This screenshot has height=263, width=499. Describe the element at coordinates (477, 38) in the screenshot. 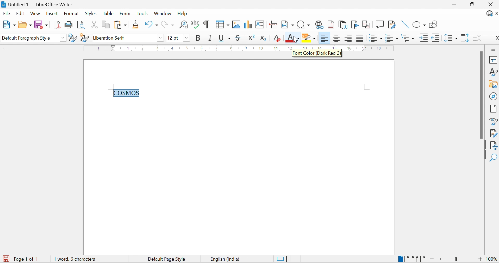

I see `Decrease Paragraph Spacing` at that location.